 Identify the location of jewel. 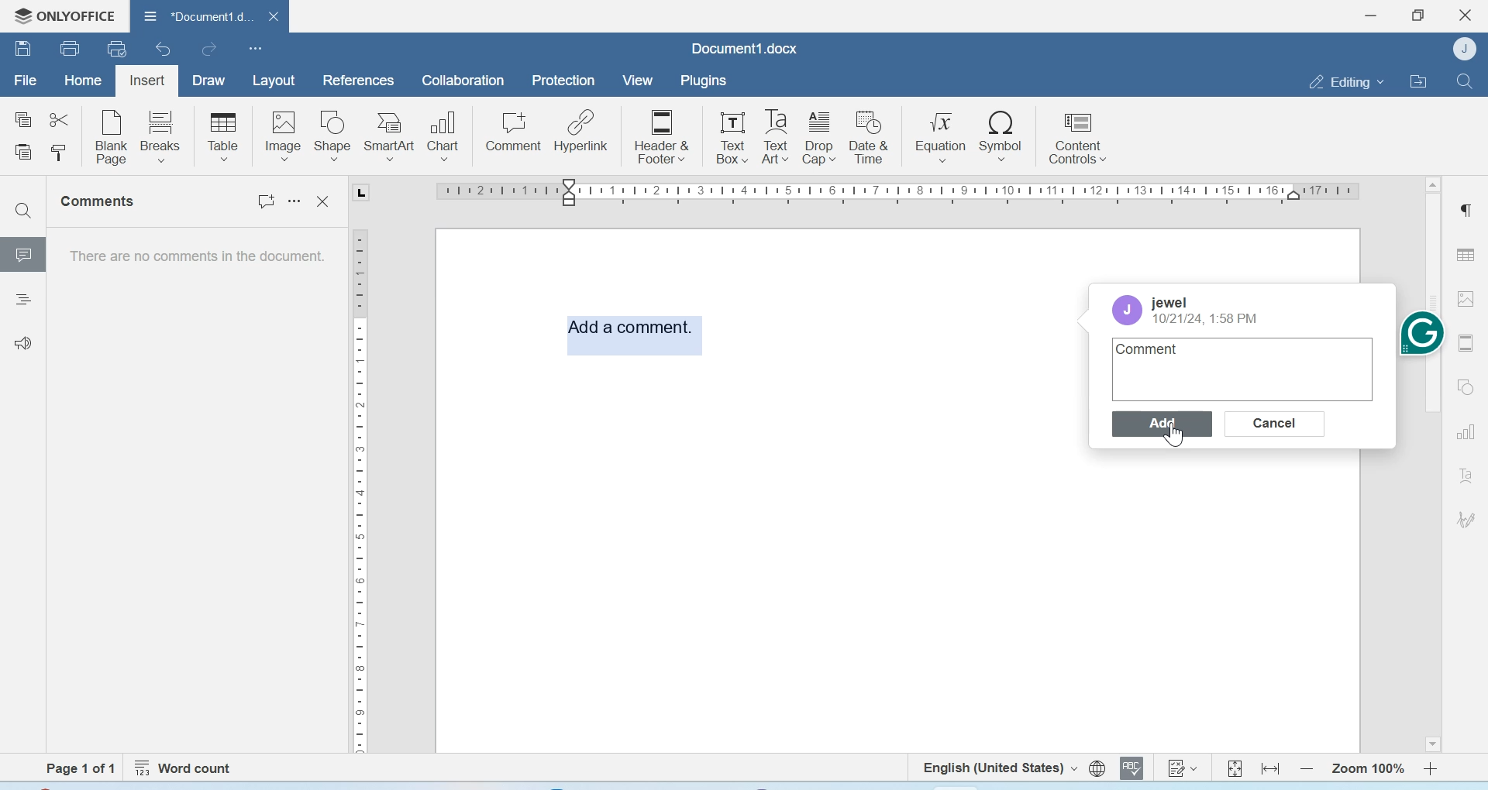
(1169, 303).